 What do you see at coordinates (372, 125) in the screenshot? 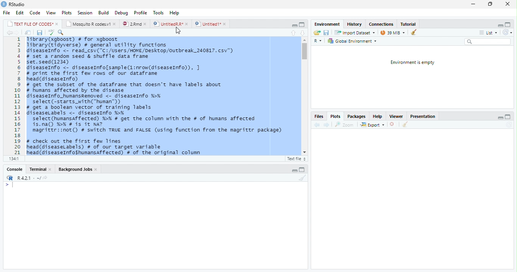
I see `Export` at bounding box center [372, 125].